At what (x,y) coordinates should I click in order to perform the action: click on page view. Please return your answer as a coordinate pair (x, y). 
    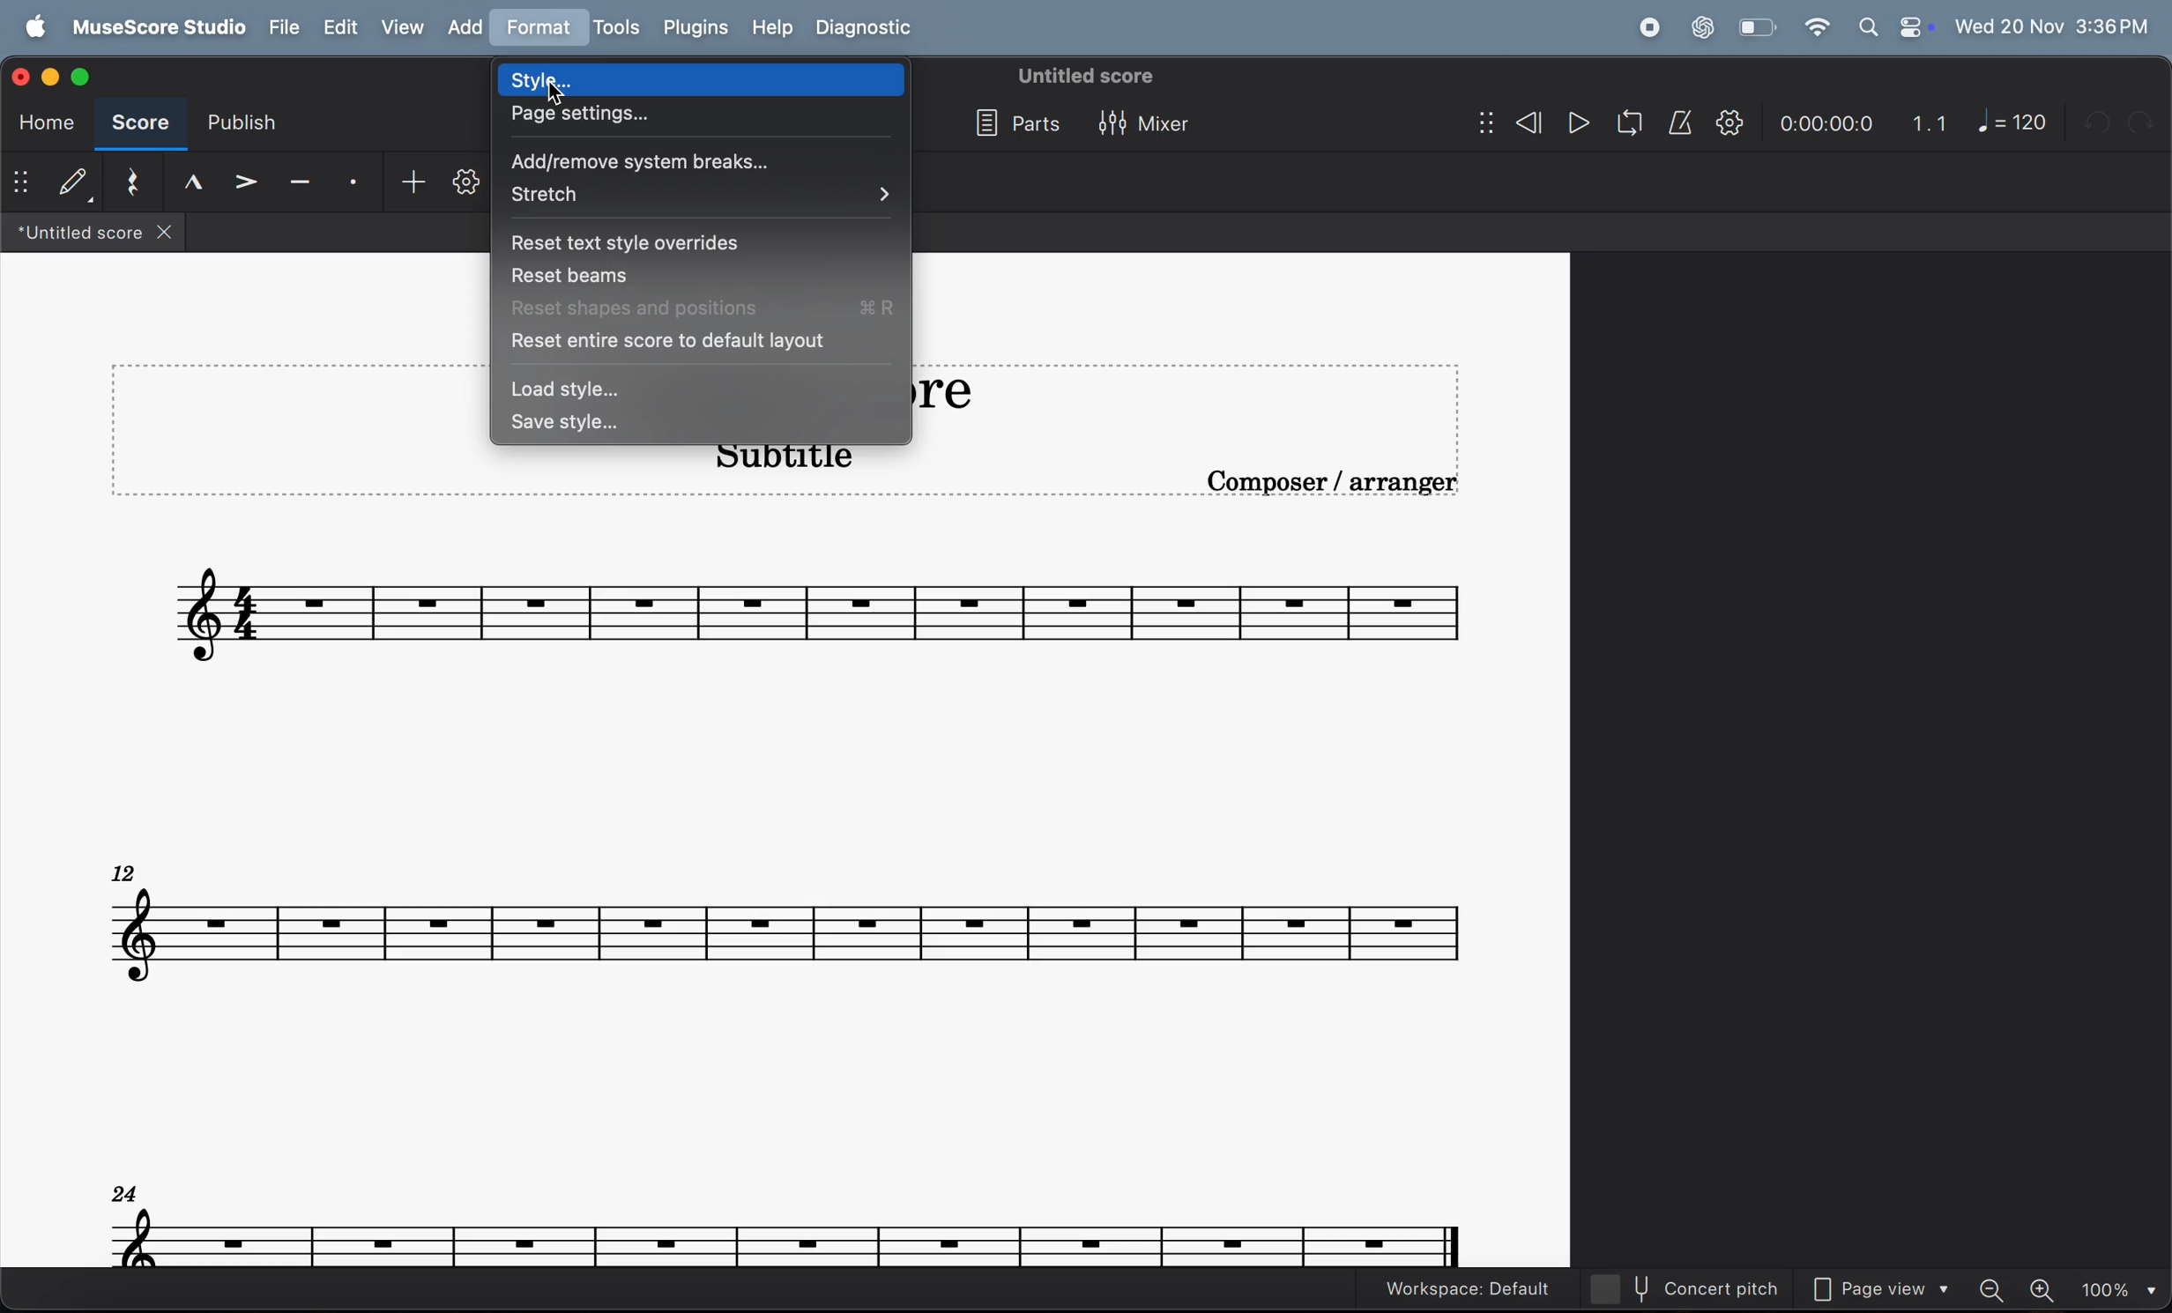
    Looking at the image, I should click on (1887, 1291).